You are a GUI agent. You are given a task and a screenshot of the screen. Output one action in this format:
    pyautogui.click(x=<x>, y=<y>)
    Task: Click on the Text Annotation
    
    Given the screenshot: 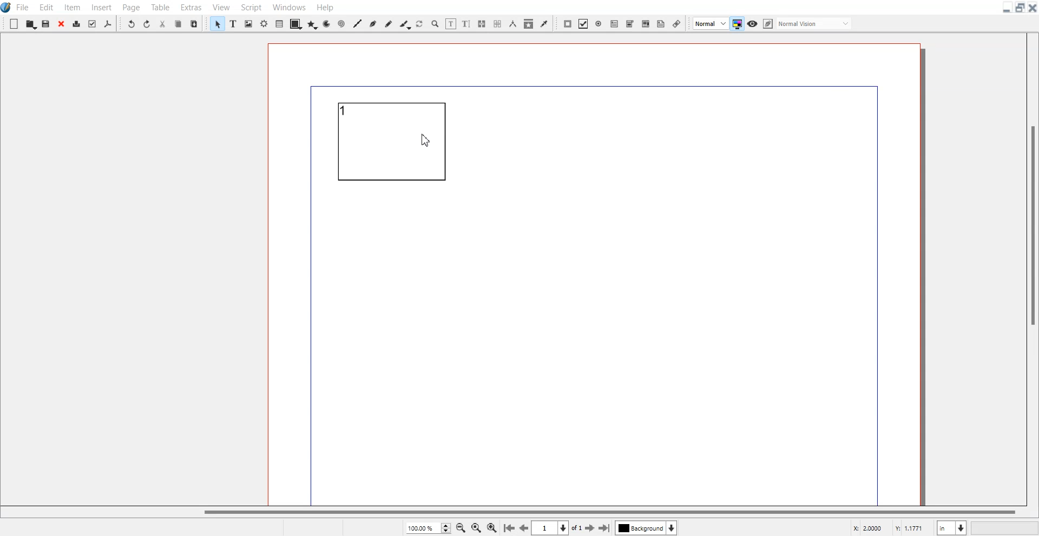 What is the action you would take?
    pyautogui.click(x=661, y=24)
    